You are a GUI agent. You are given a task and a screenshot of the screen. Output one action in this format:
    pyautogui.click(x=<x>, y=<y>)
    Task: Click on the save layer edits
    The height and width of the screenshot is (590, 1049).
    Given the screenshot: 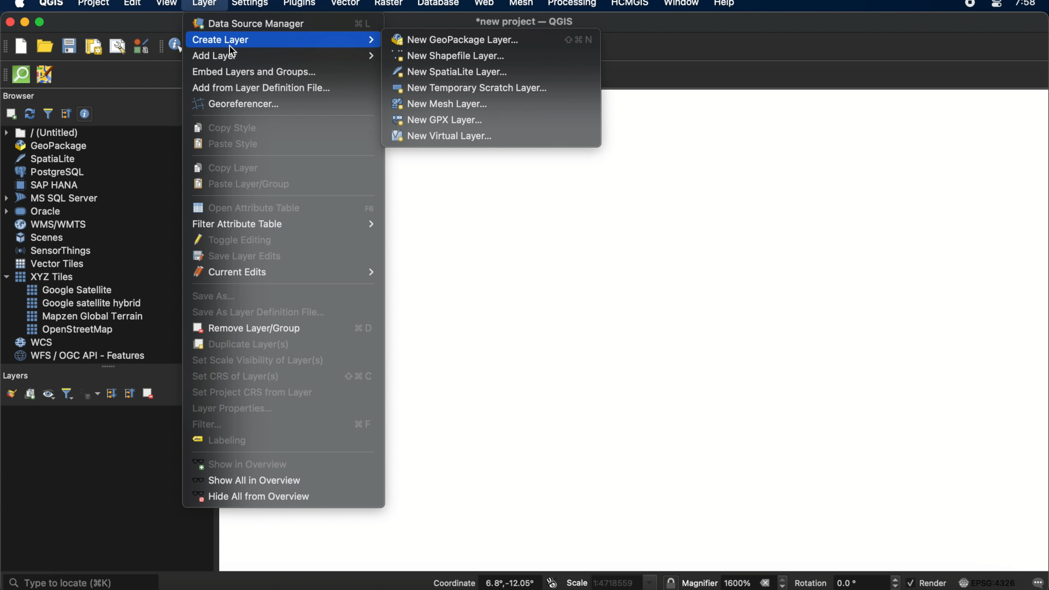 What is the action you would take?
    pyautogui.click(x=237, y=256)
    